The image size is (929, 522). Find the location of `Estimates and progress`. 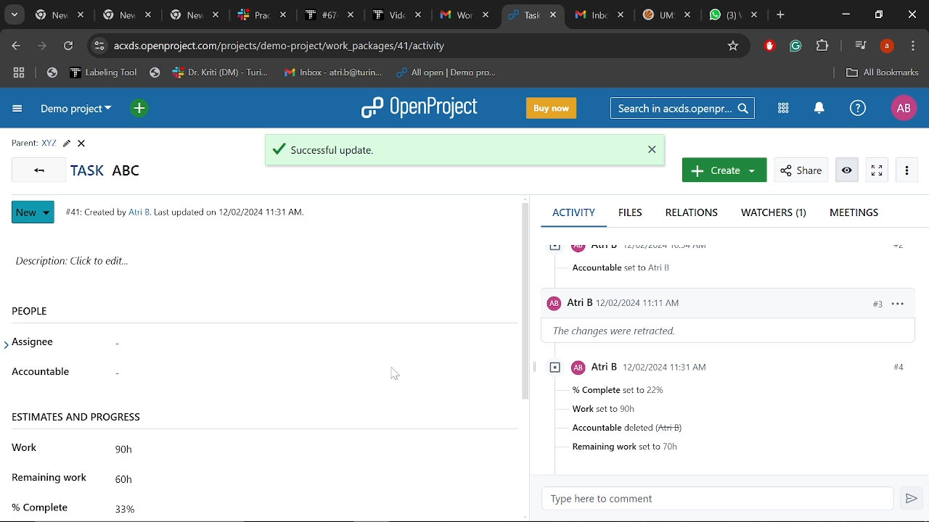

Estimates and progress is located at coordinates (94, 415).